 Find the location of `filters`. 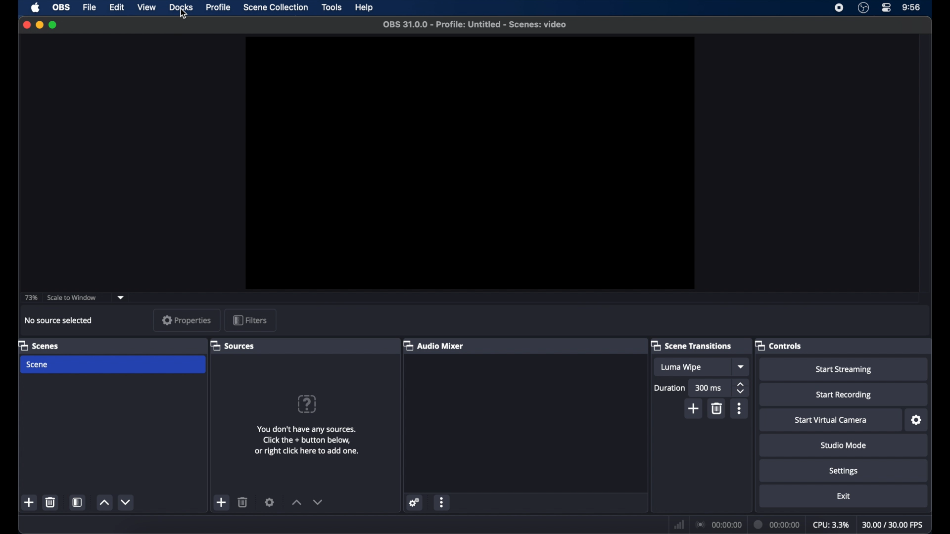

filters is located at coordinates (250, 320).